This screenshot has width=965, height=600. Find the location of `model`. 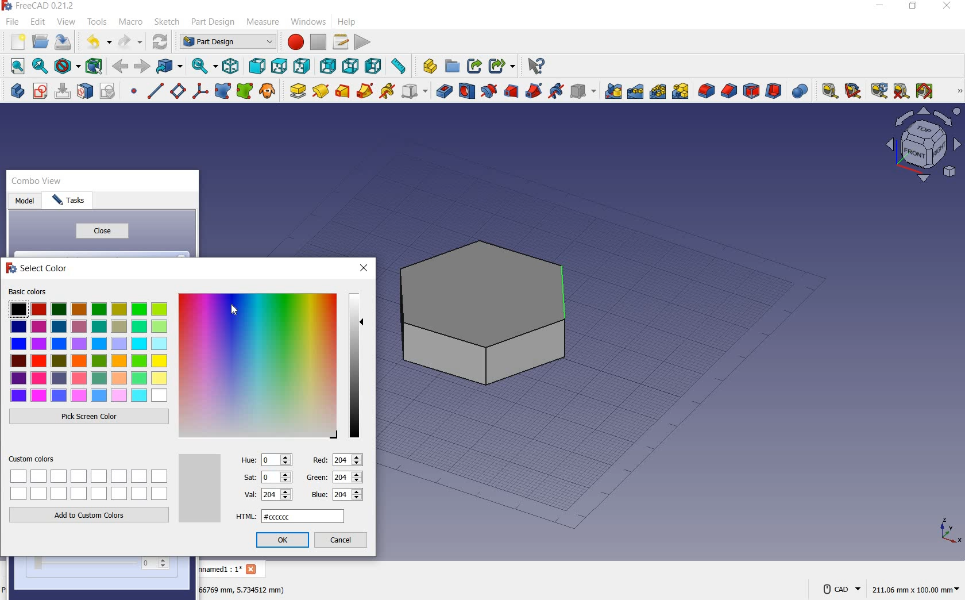

model is located at coordinates (25, 201).